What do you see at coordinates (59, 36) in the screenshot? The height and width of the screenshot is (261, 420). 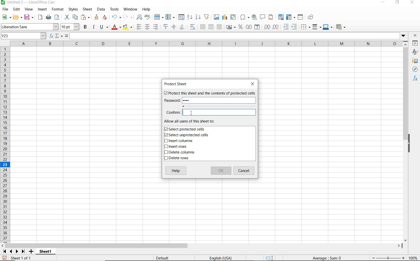 I see `SELECT FUNCTION` at bounding box center [59, 36].